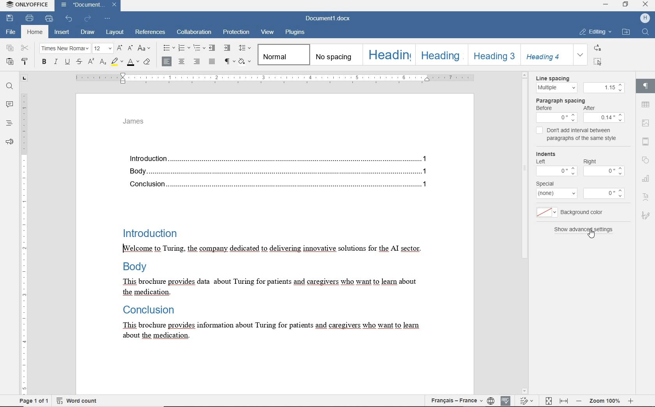 Image resolution: width=655 pixels, height=407 pixels. Describe the element at coordinates (556, 118) in the screenshot. I see `menu` at that location.